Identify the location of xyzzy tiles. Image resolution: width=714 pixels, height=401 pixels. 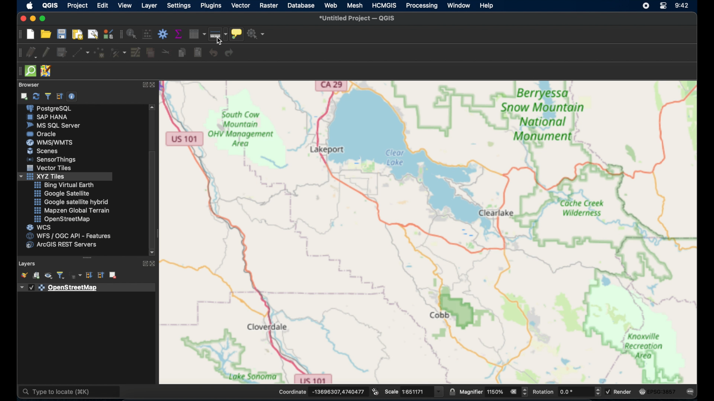
(65, 177).